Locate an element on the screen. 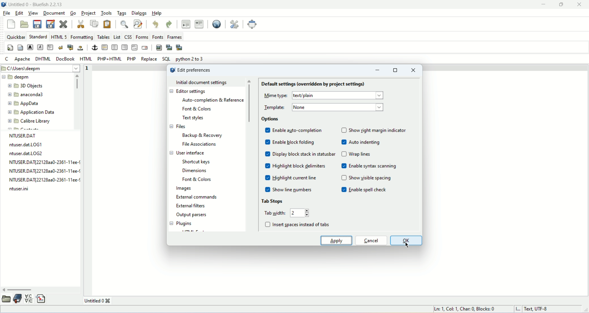 Image resolution: width=589 pixels, height=313 pixels. initial document settings is located at coordinates (207, 83).